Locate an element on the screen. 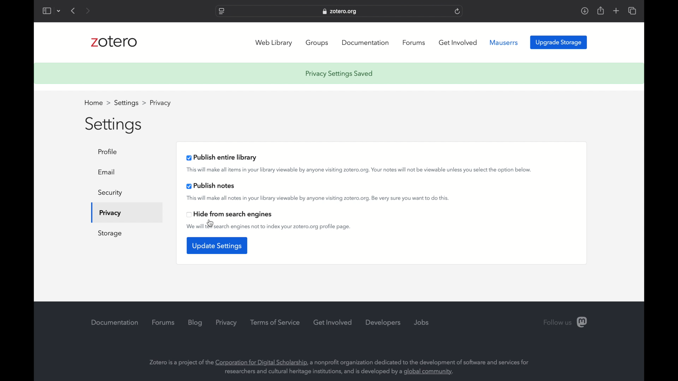  jobs is located at coordinates (427, 321).